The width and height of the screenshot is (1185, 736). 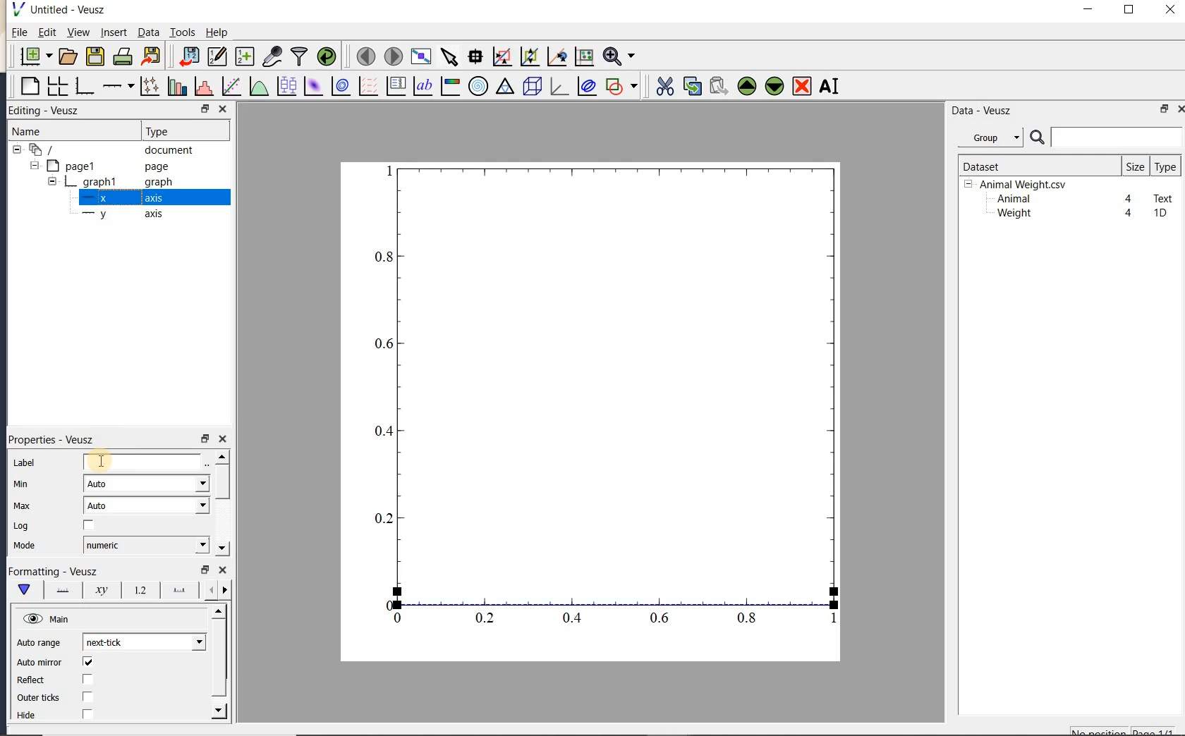 What do you see at coordinates (87, 713) in the screenshot?
I see `check/uncheck` at bounding box center [87, 713].